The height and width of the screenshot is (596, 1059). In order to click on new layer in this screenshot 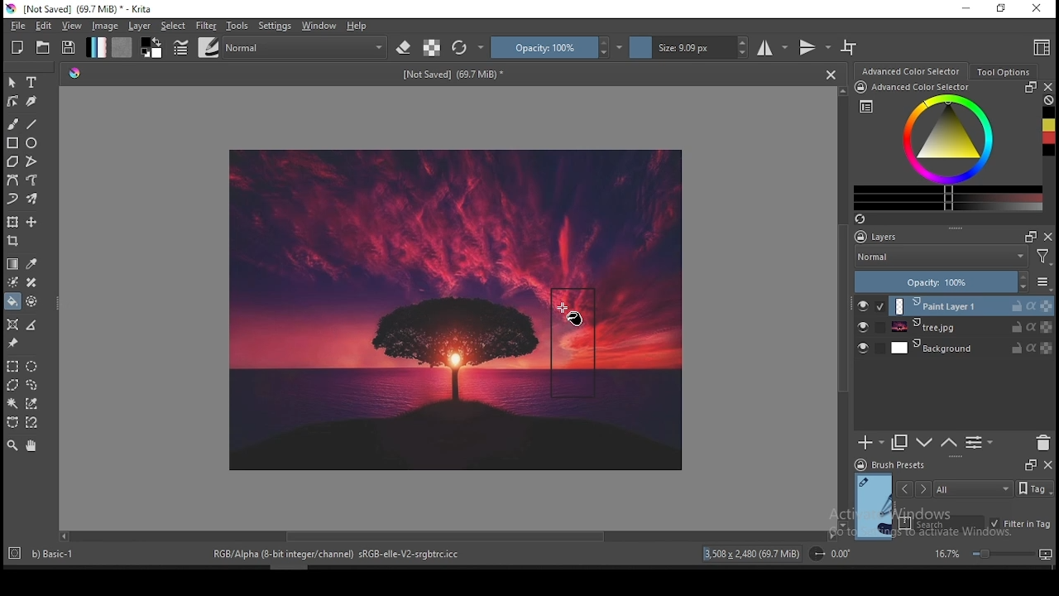, I will do `click(871, 444)`.